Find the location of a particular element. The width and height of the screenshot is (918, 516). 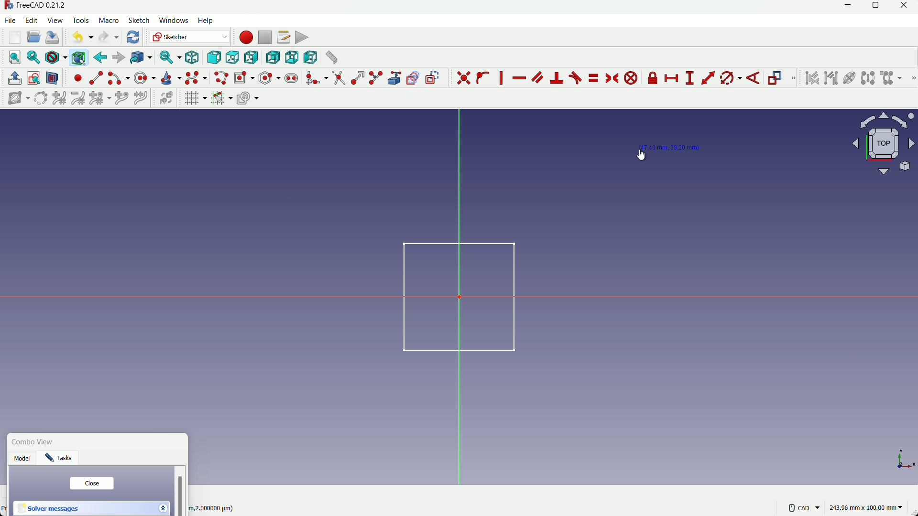

constraint point on to object is located at coordinates (484, 78).